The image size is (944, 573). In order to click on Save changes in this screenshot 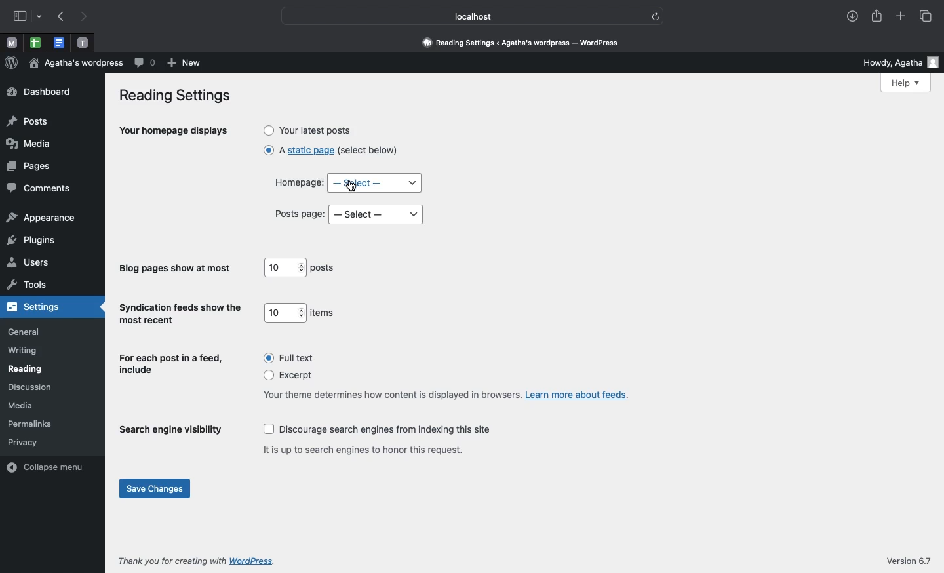, I will do `click(156, 490)`.